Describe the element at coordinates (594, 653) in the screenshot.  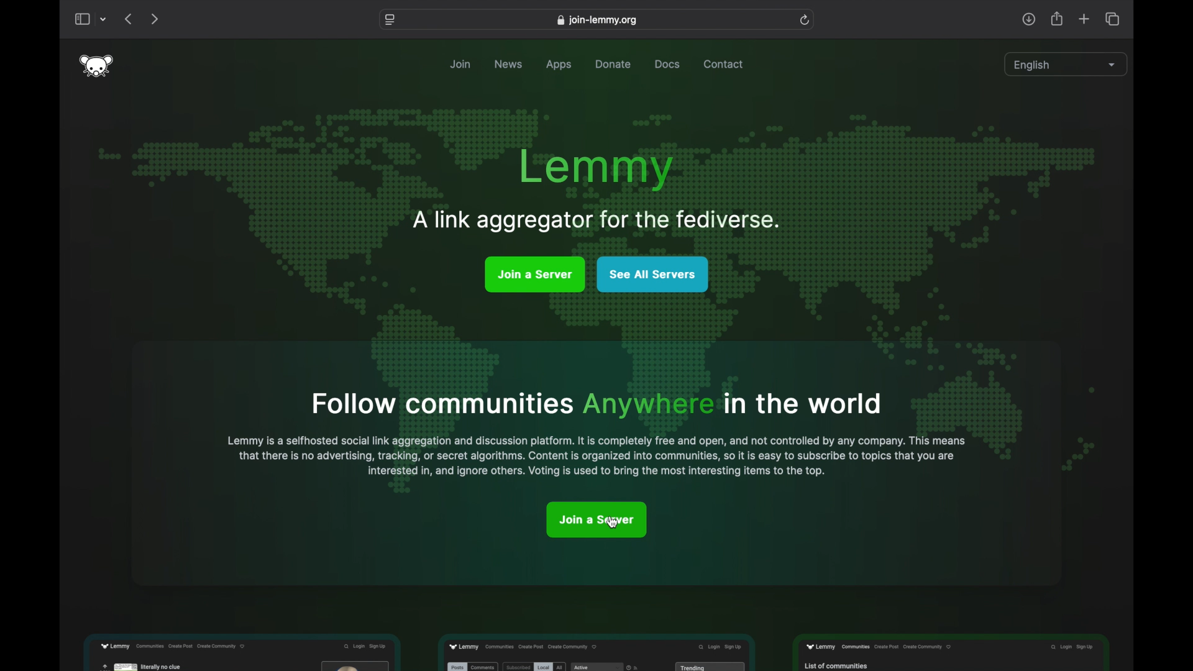
I see `feature preview` at that location.